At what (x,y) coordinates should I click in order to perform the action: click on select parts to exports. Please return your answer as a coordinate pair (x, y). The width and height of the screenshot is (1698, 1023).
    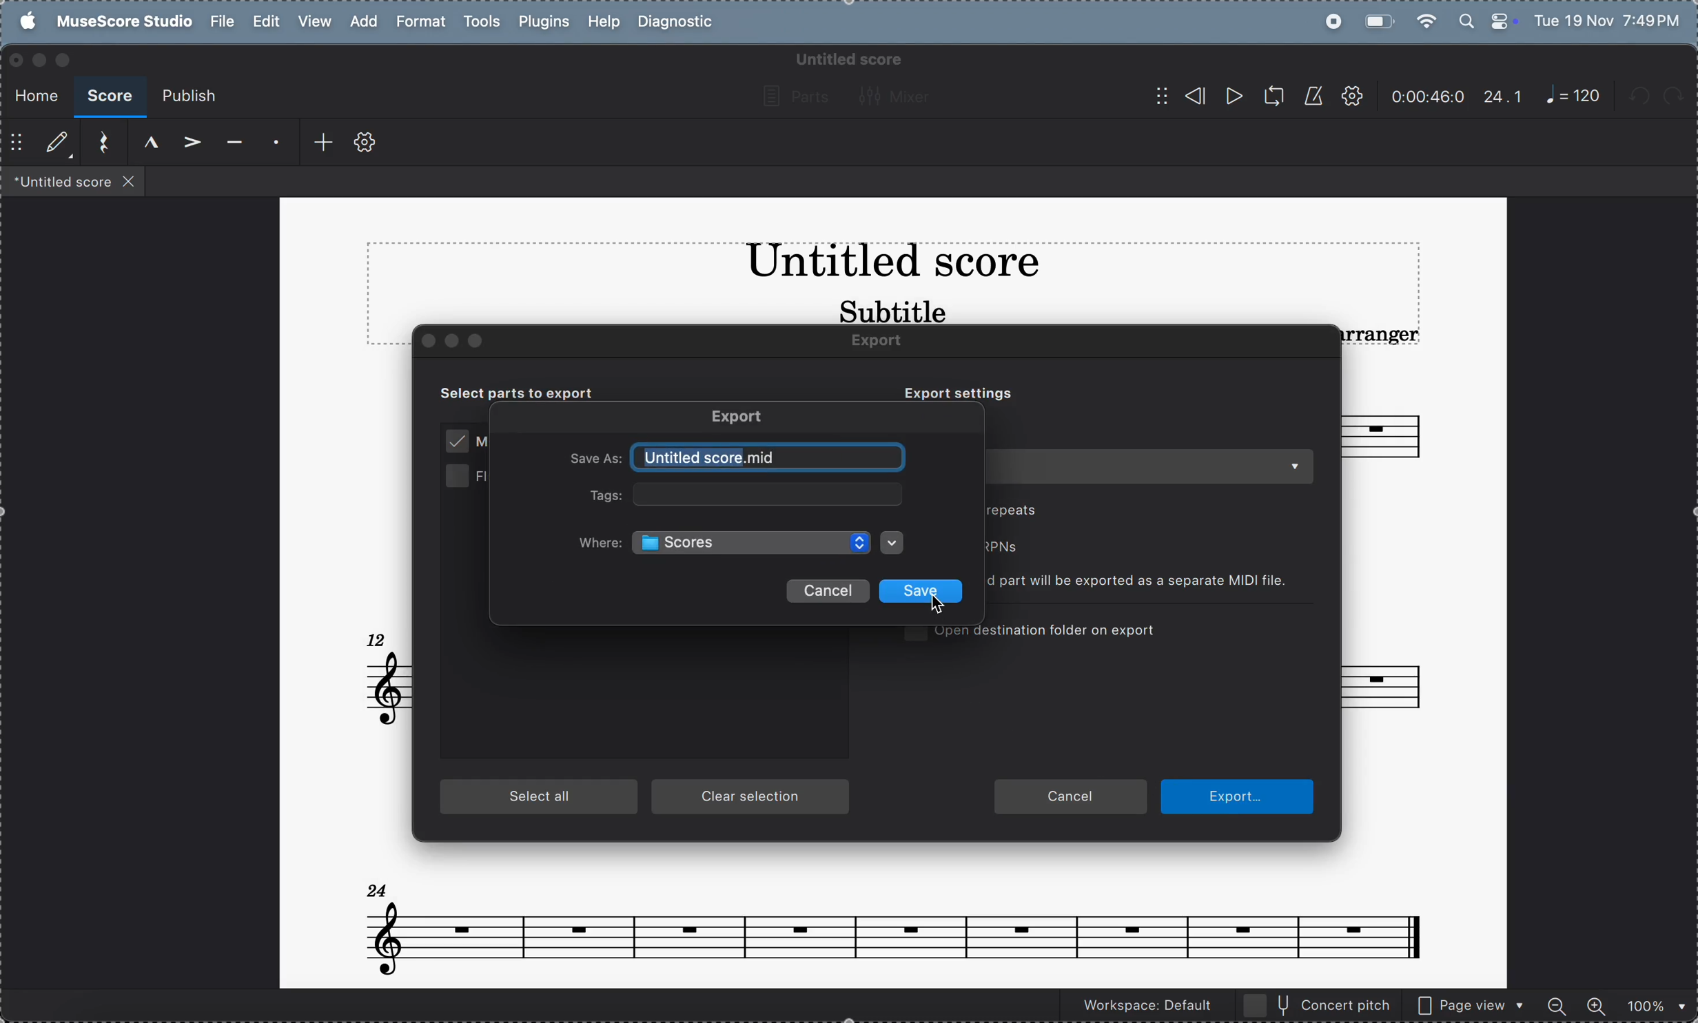
    Looking at the image, I should click on (533, 392).